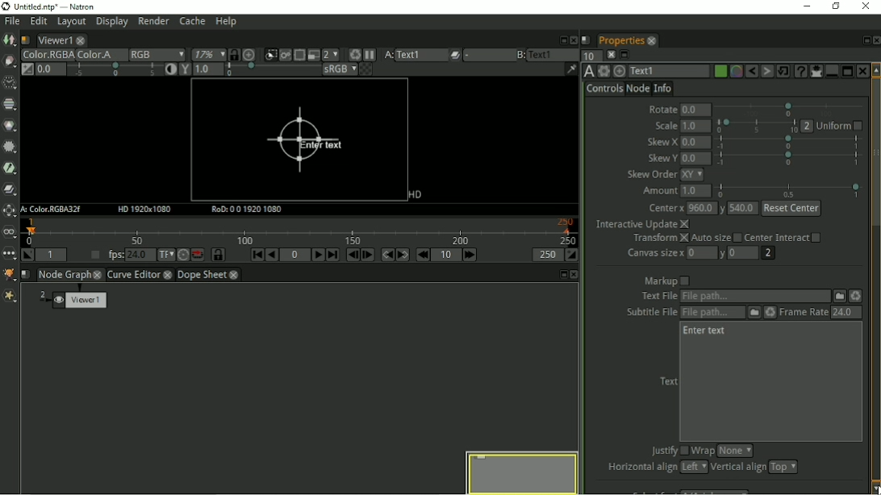  Describe the element at coordinates (157, 55) in the screenshot. I see `RGB` at that location.